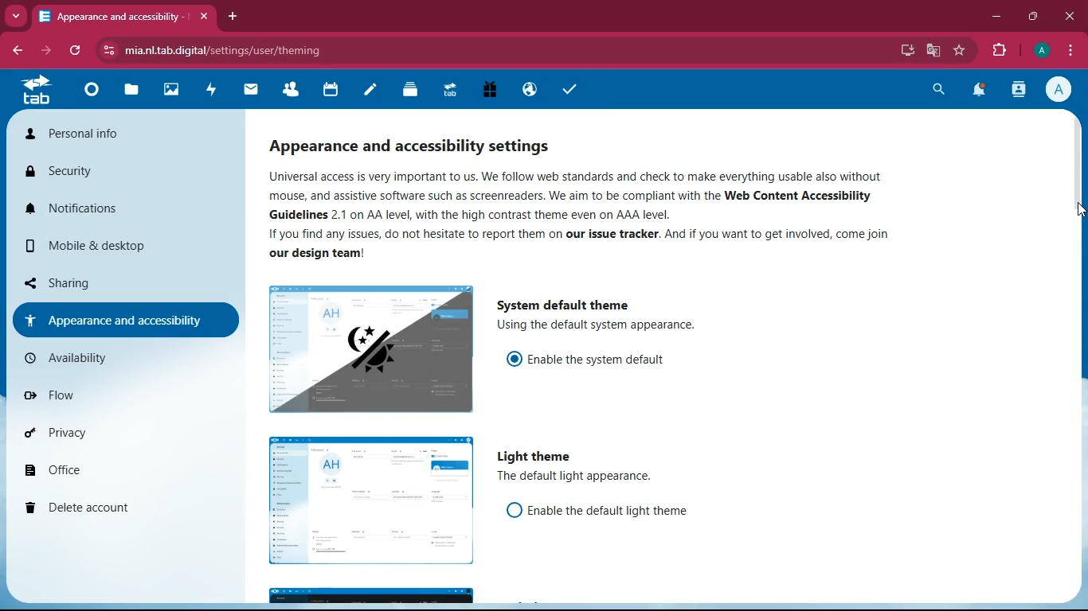  I want to click on favourite, so click(960, 50).